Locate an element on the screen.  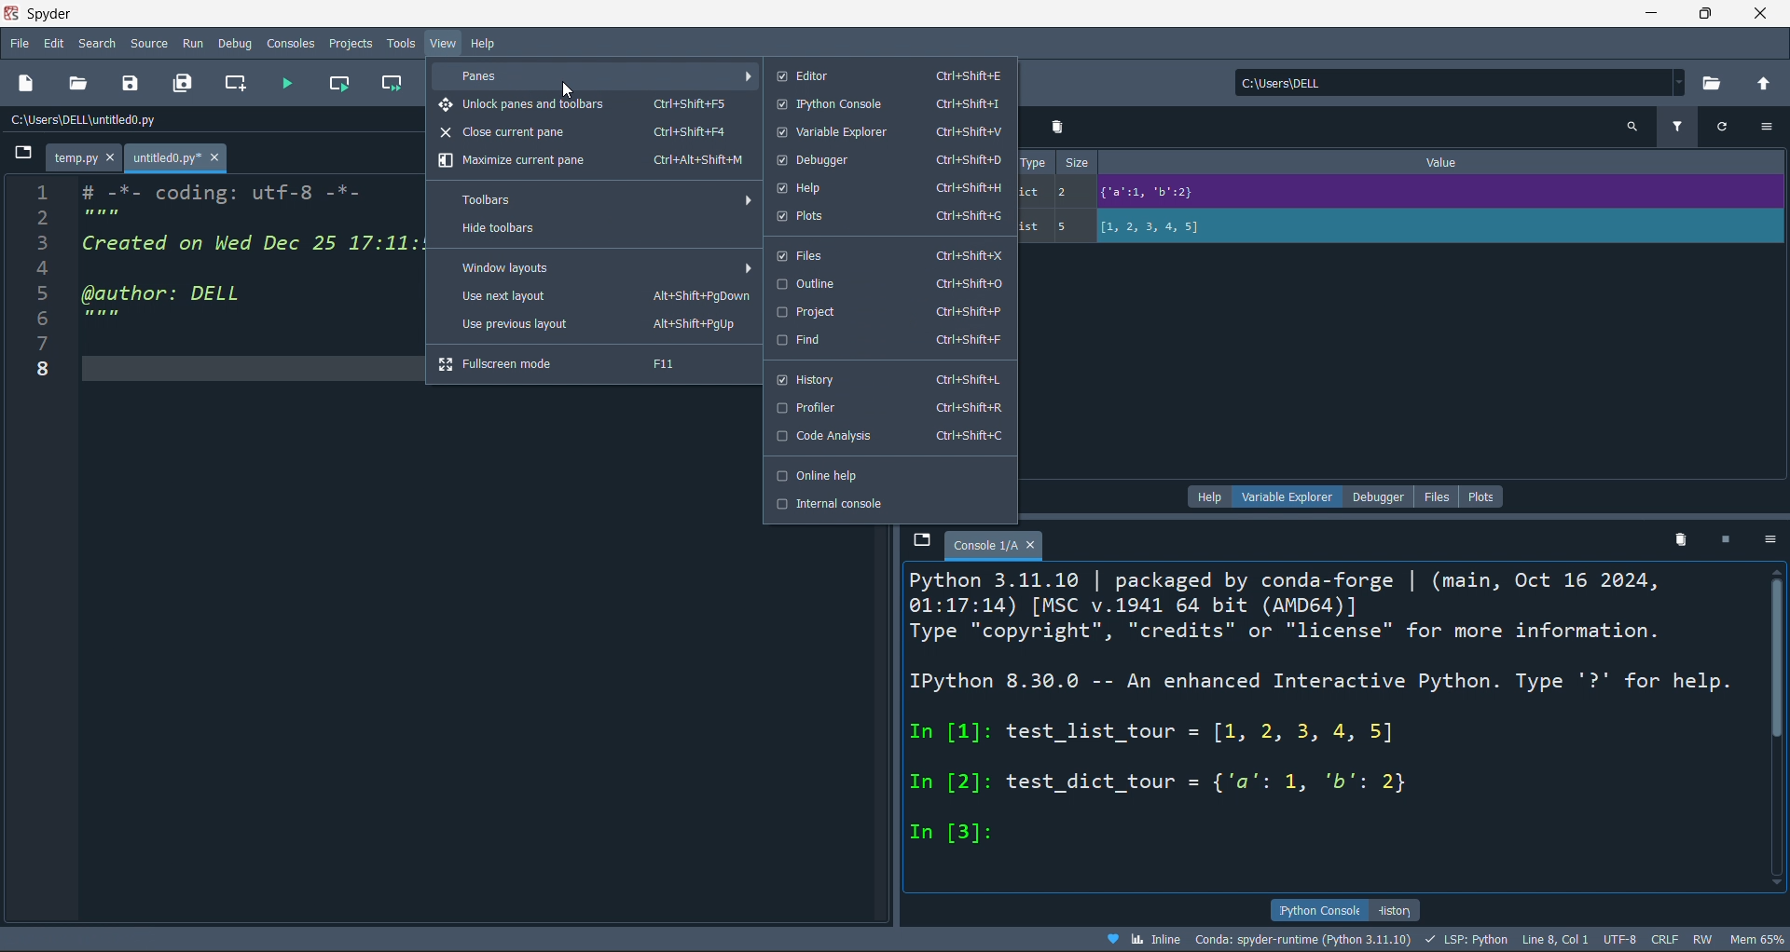
2 is located at coordinates (1069, 191).